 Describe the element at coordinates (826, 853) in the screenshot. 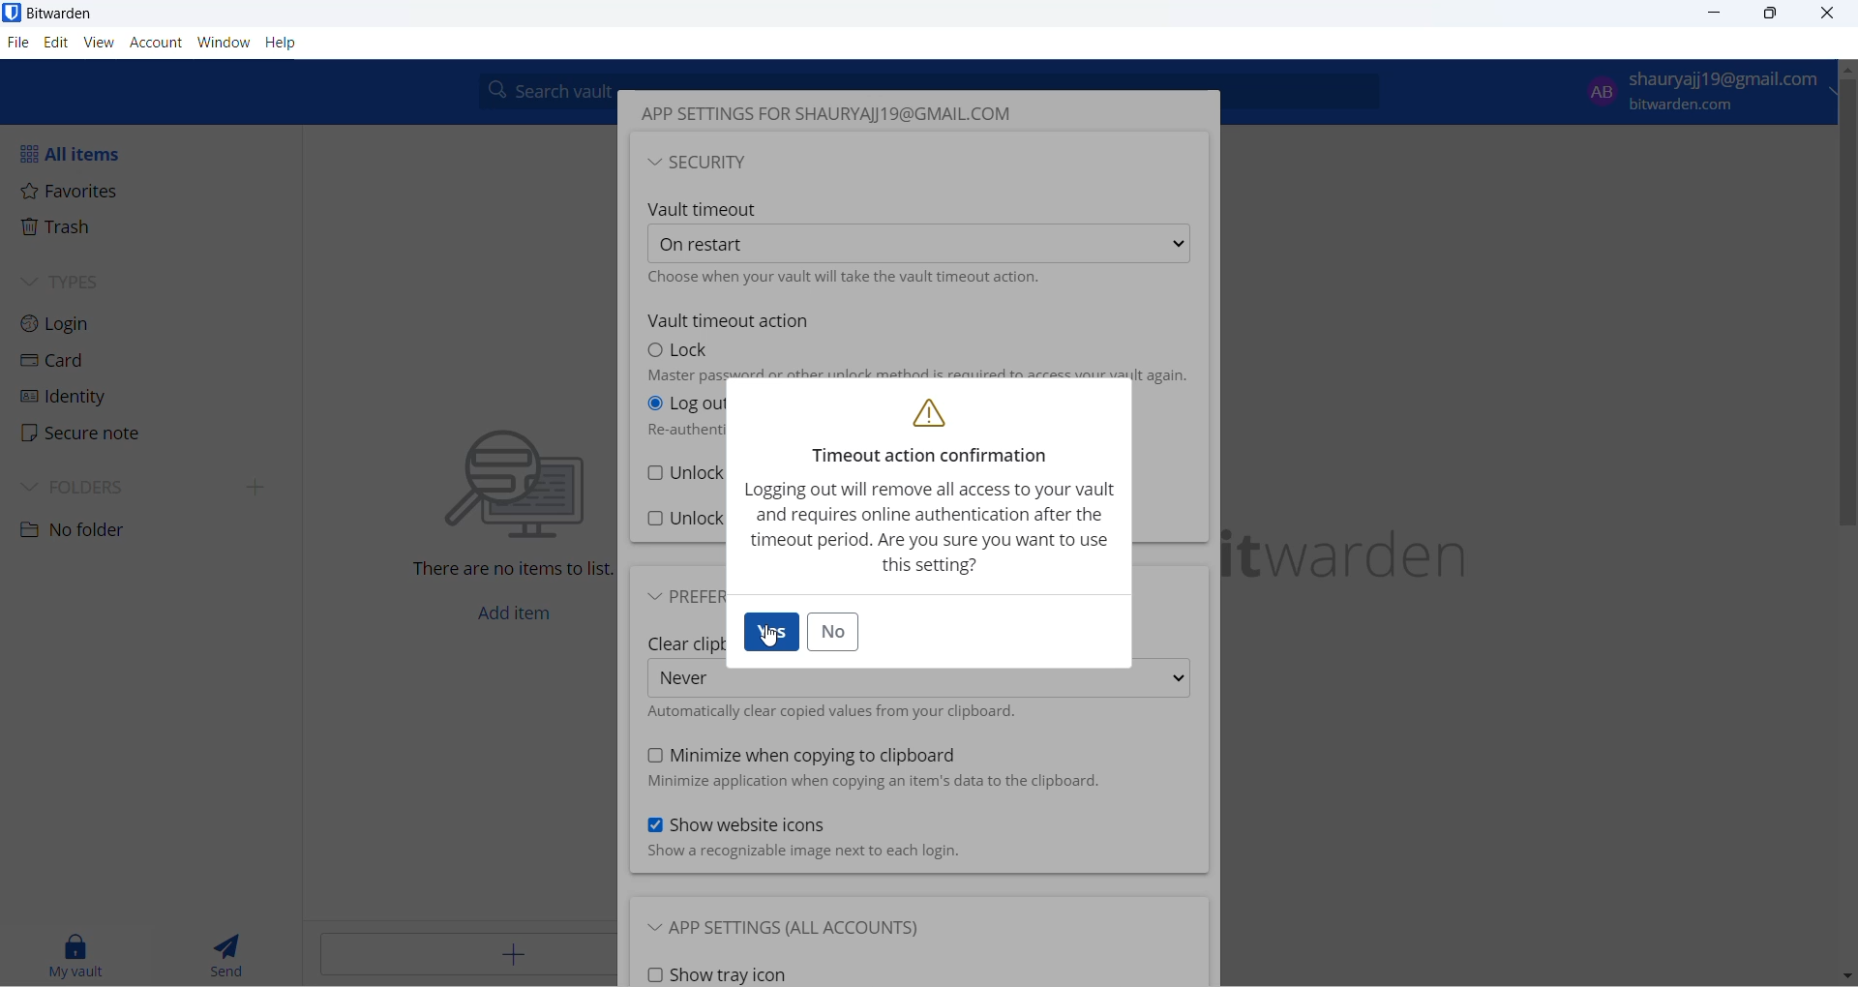

I see `text` at that location.